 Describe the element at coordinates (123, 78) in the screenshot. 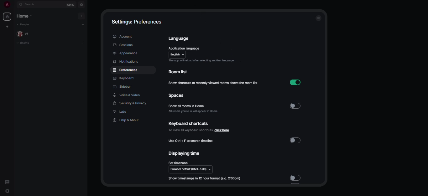

I see `keyboard` at that location.